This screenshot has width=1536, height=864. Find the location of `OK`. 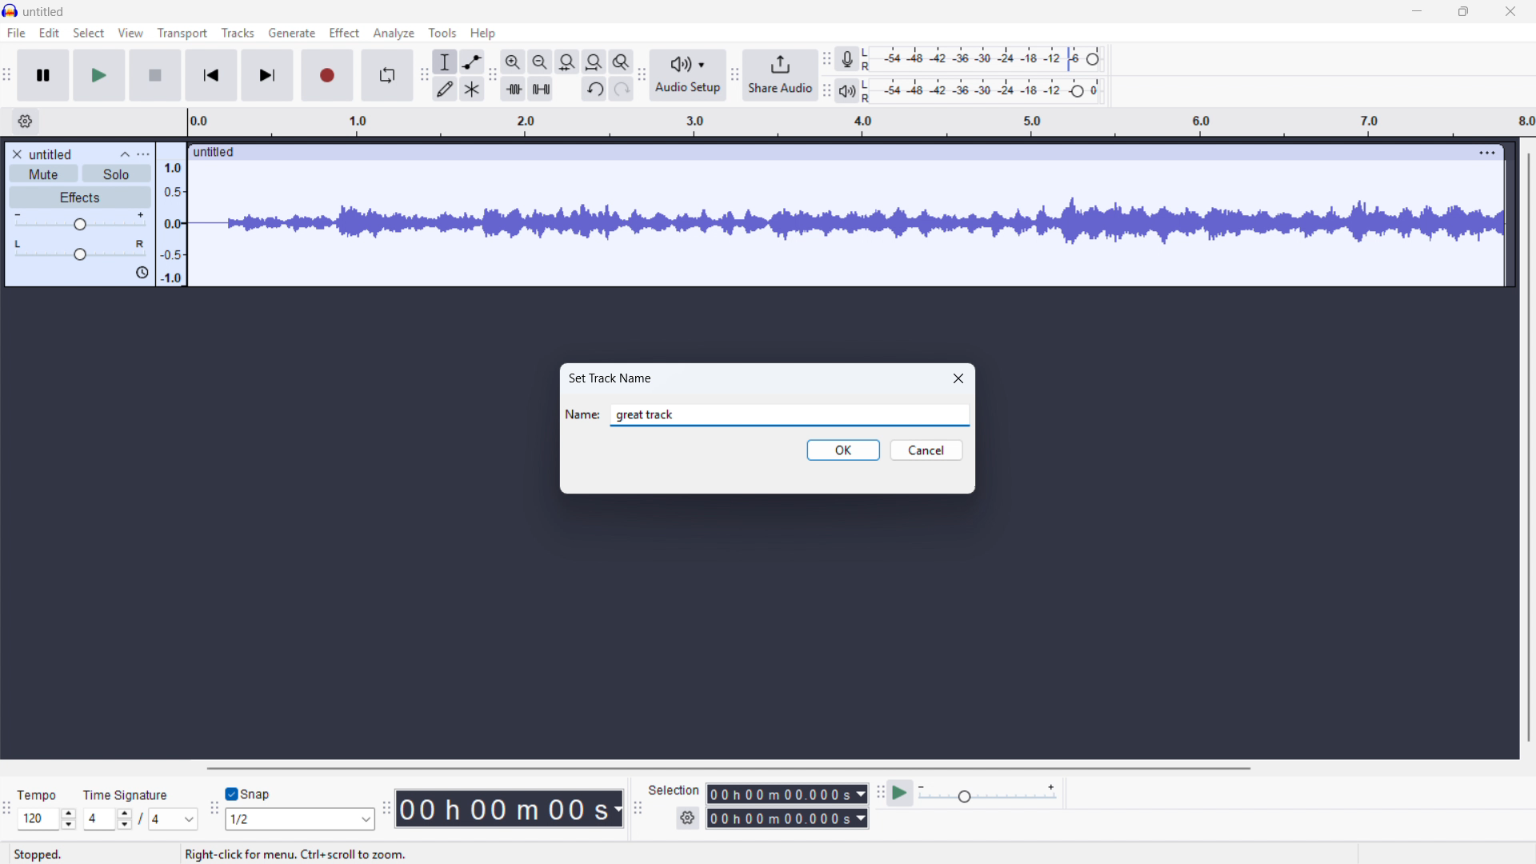

OK is located at coordinates (844, 450).